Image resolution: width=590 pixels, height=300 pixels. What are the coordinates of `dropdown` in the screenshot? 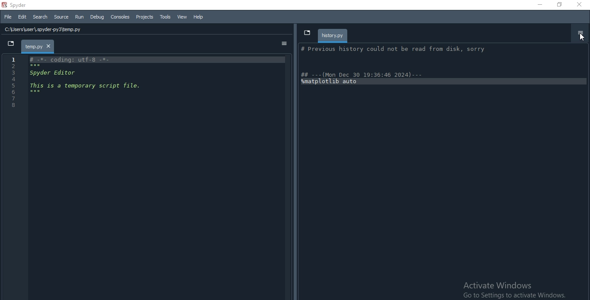 It's located at (307, 32).